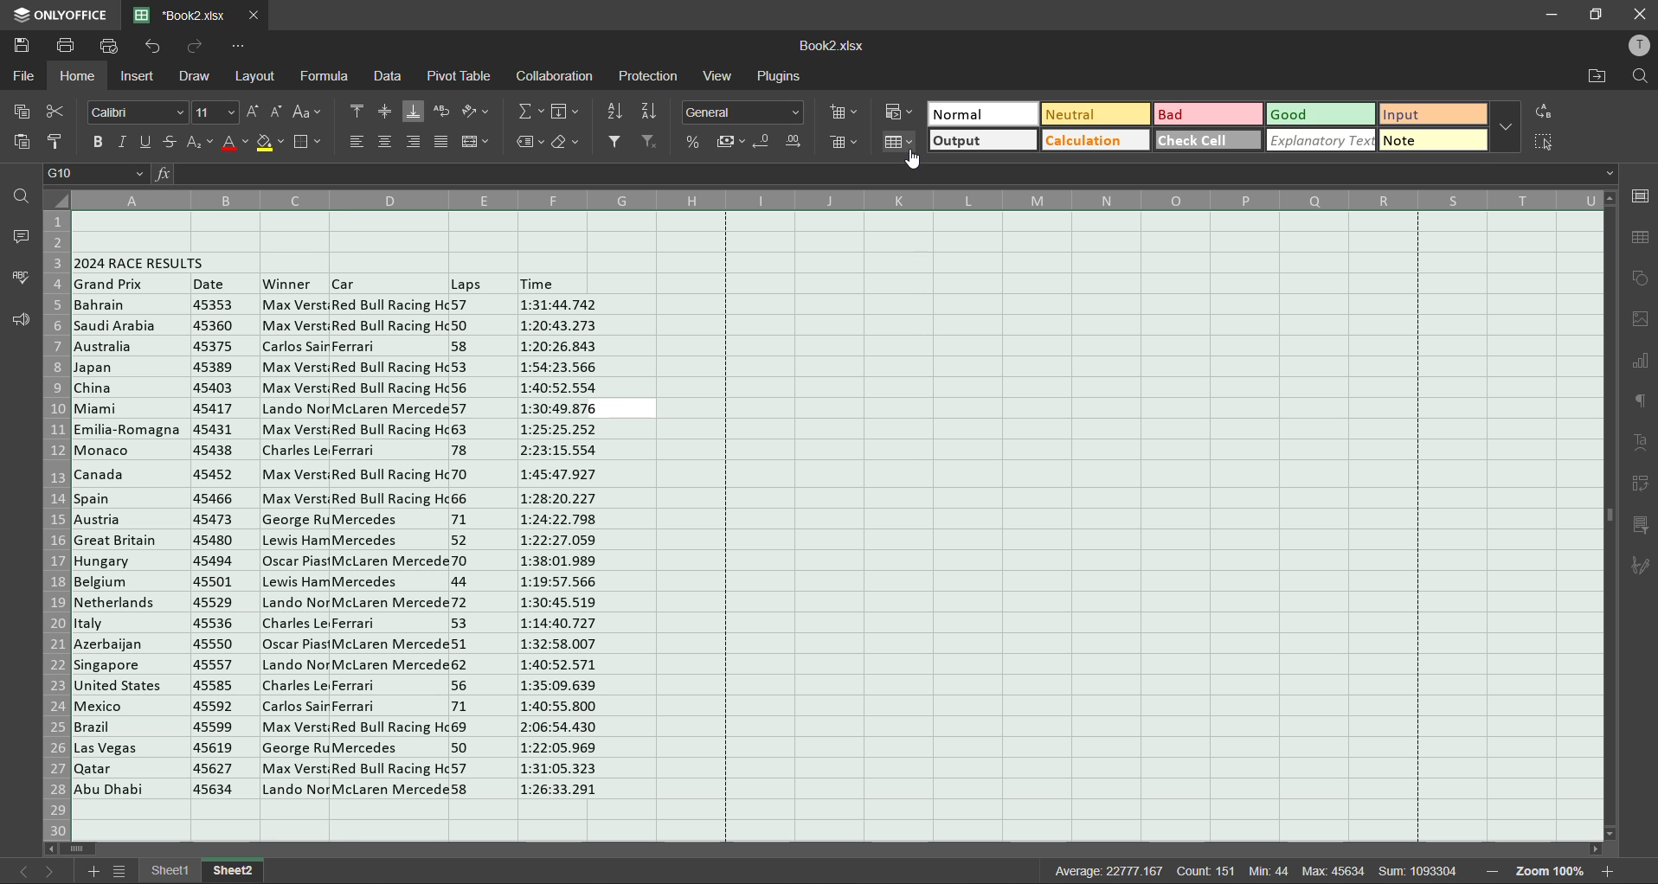  Describe the element at coordinates (202, 144) in the screenshot. I see `sub/superscript` at that location.